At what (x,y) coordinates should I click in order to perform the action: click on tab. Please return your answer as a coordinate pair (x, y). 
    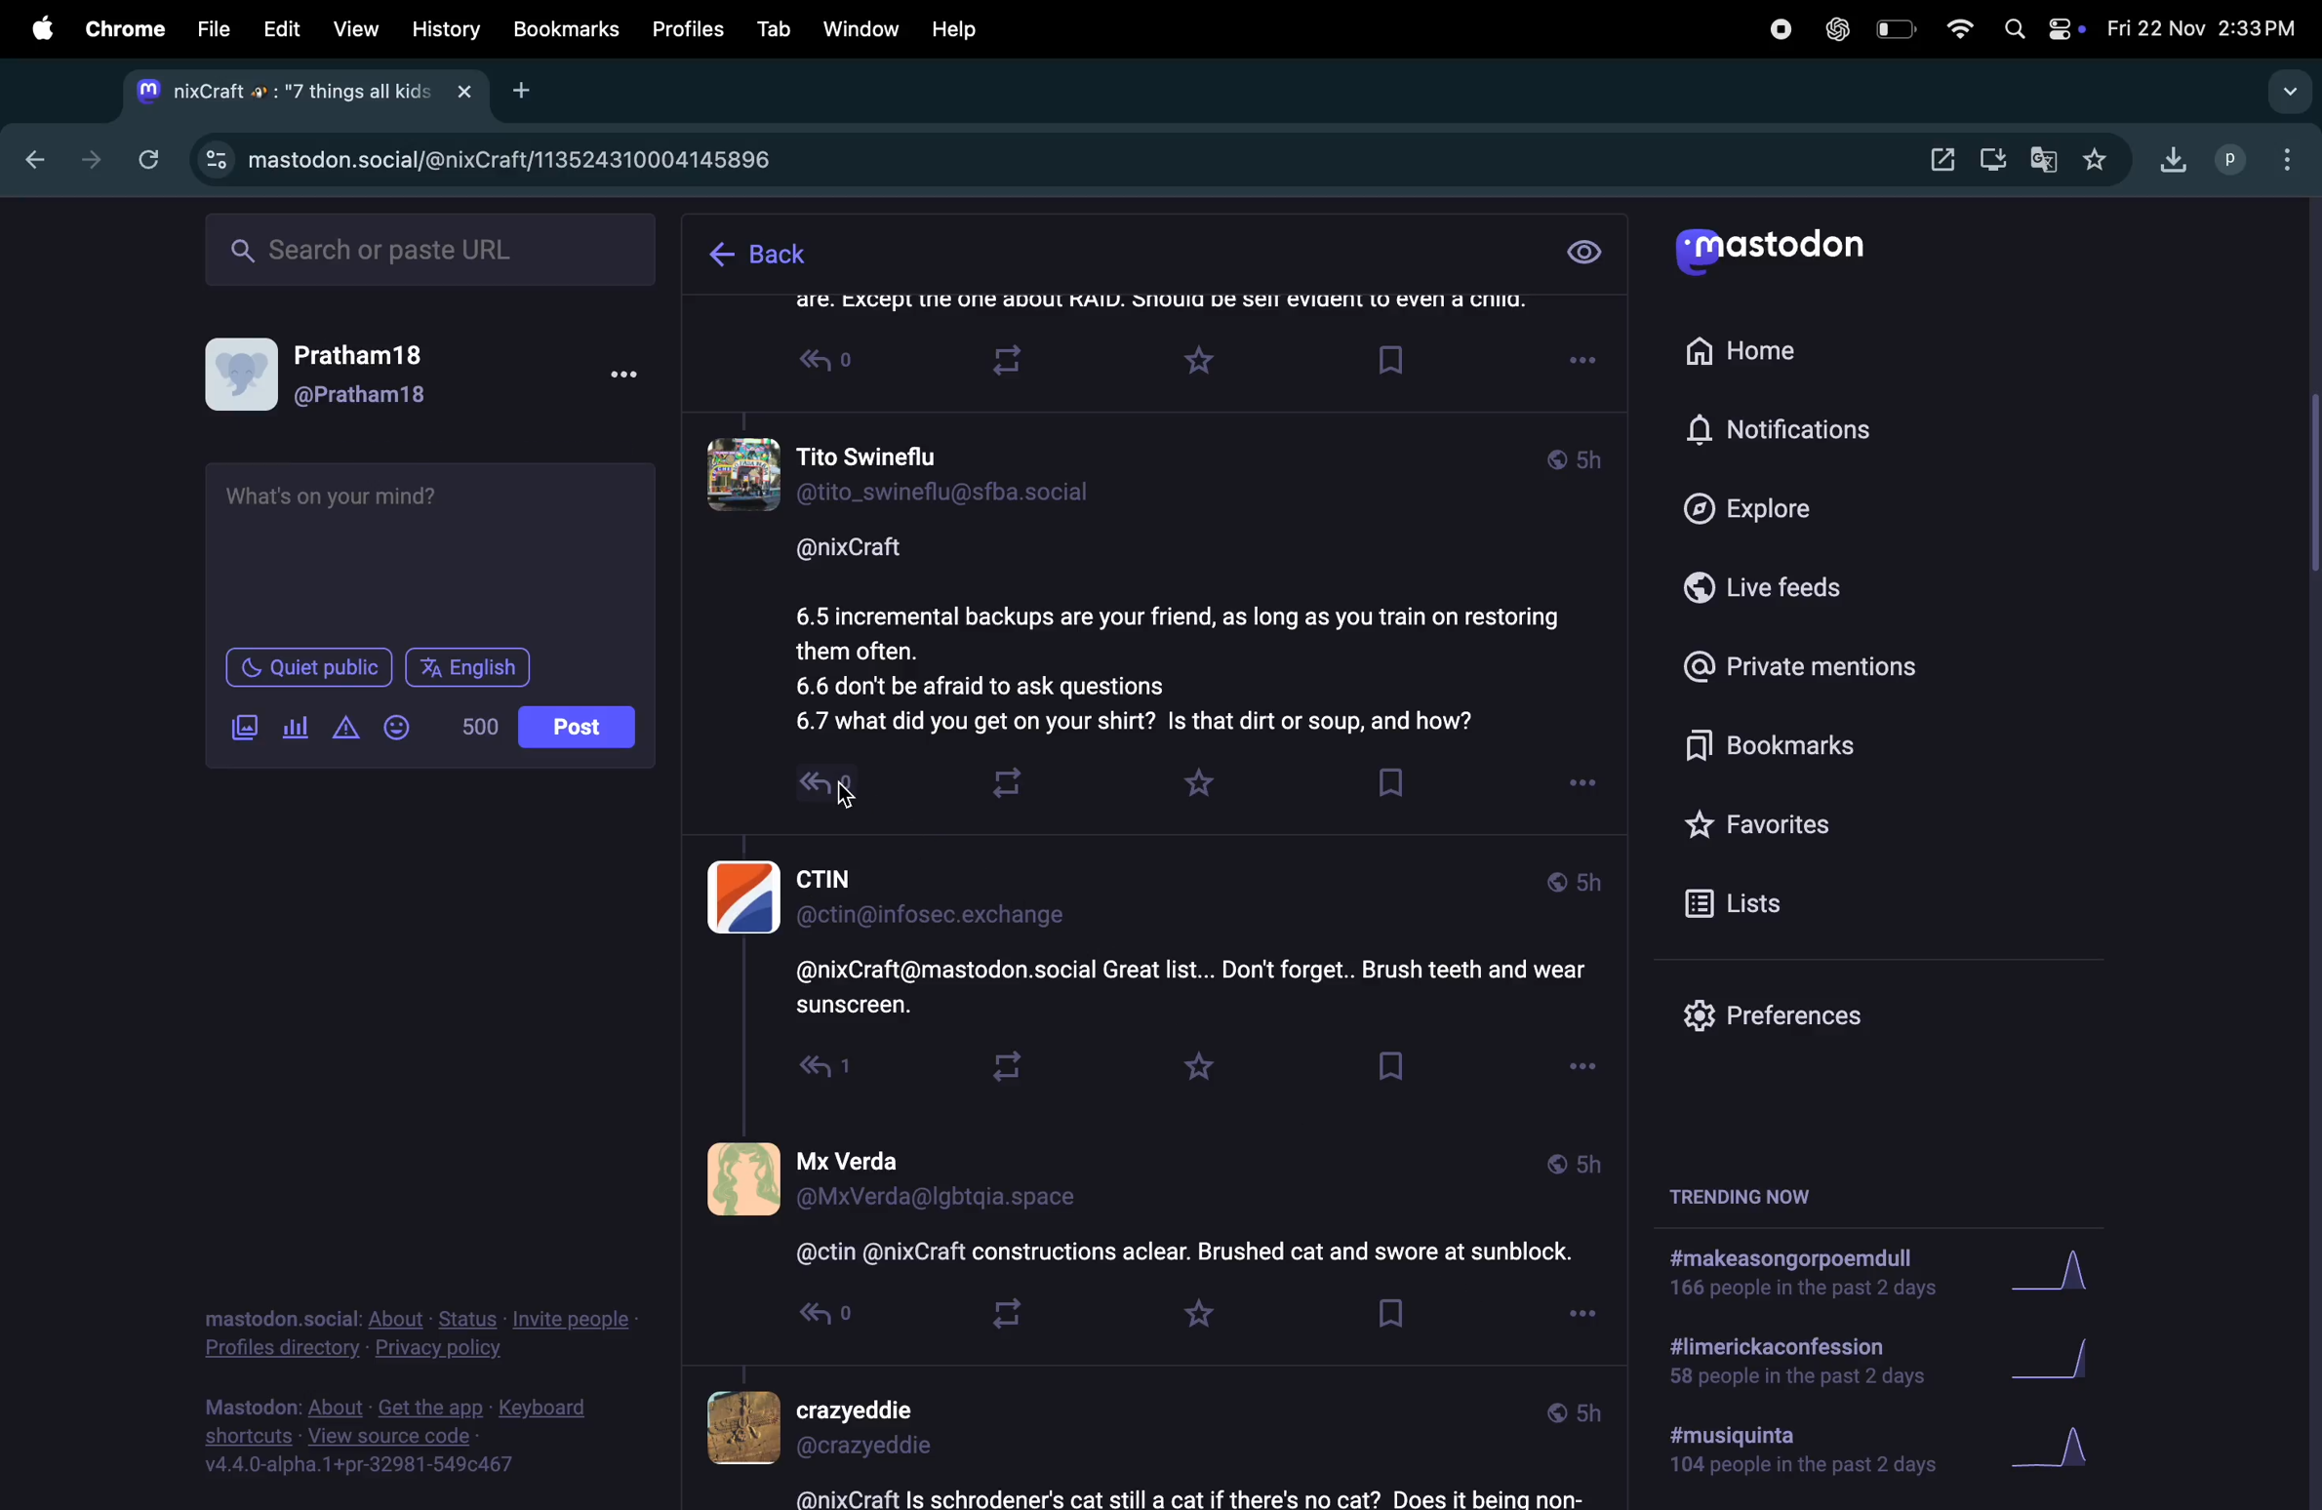
    Looking at the image, I should click on (302, 94).